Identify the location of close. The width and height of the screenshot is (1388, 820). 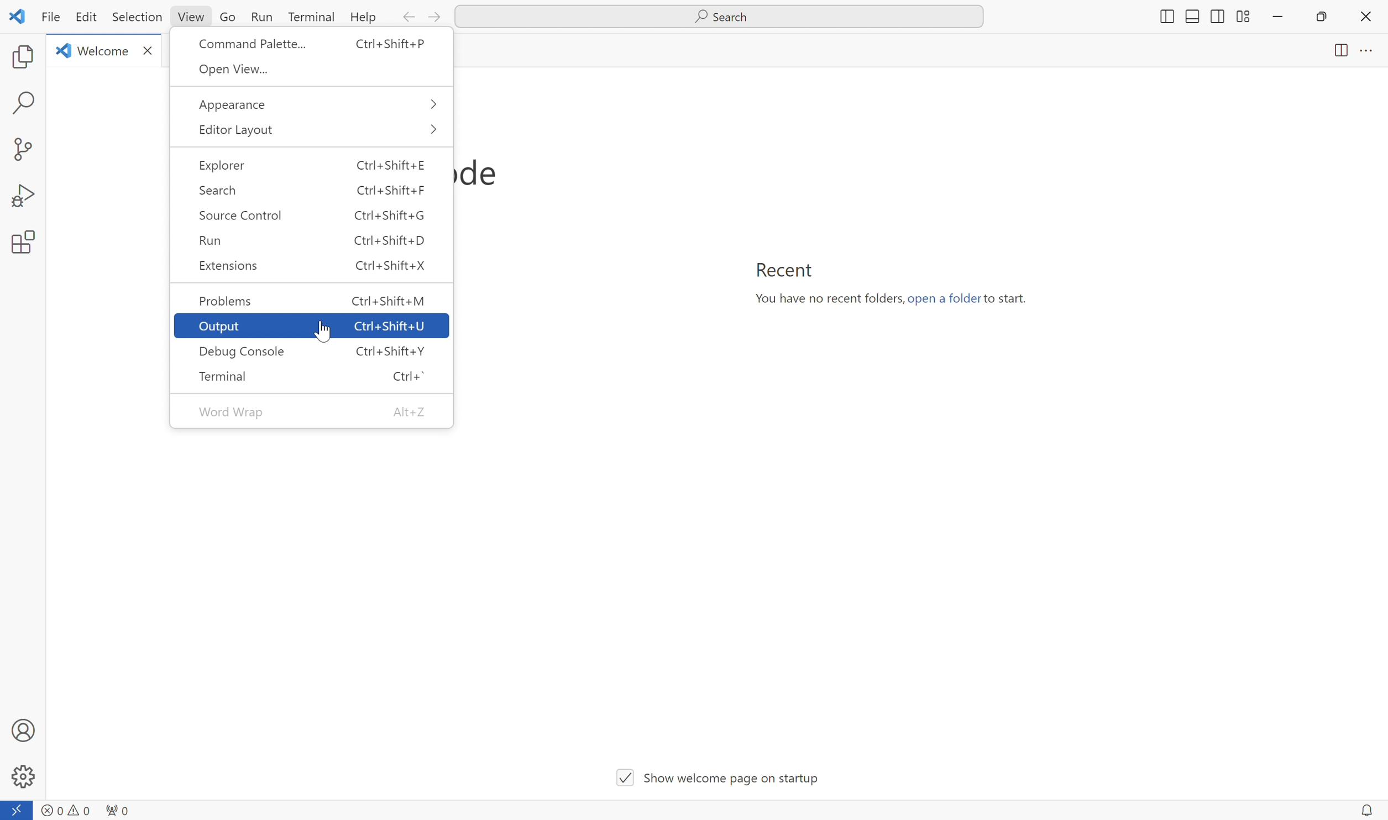
(150, 50).